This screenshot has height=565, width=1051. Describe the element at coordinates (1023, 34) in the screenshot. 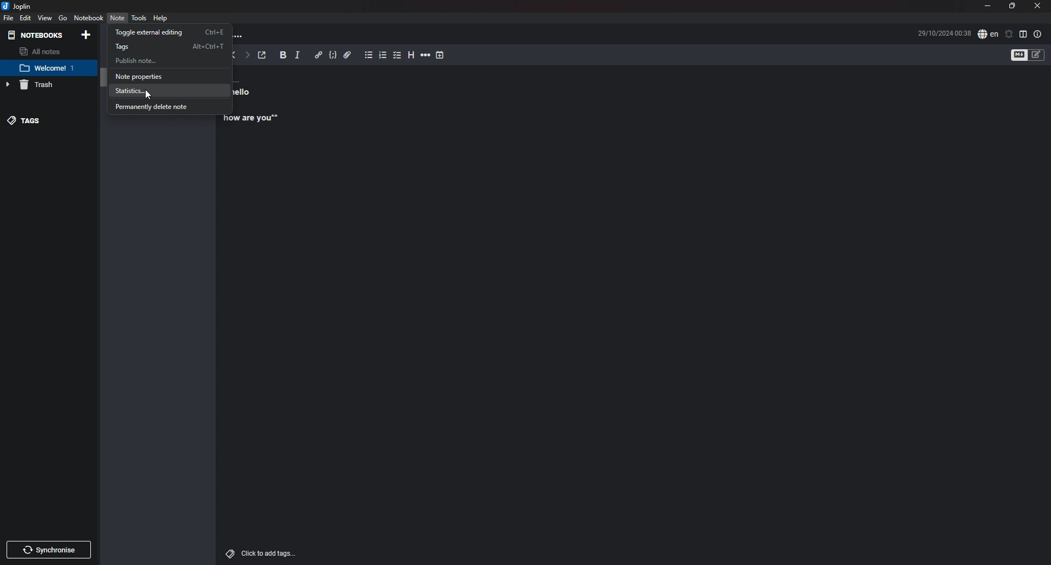

I see `Toggle editor layout` at that location.